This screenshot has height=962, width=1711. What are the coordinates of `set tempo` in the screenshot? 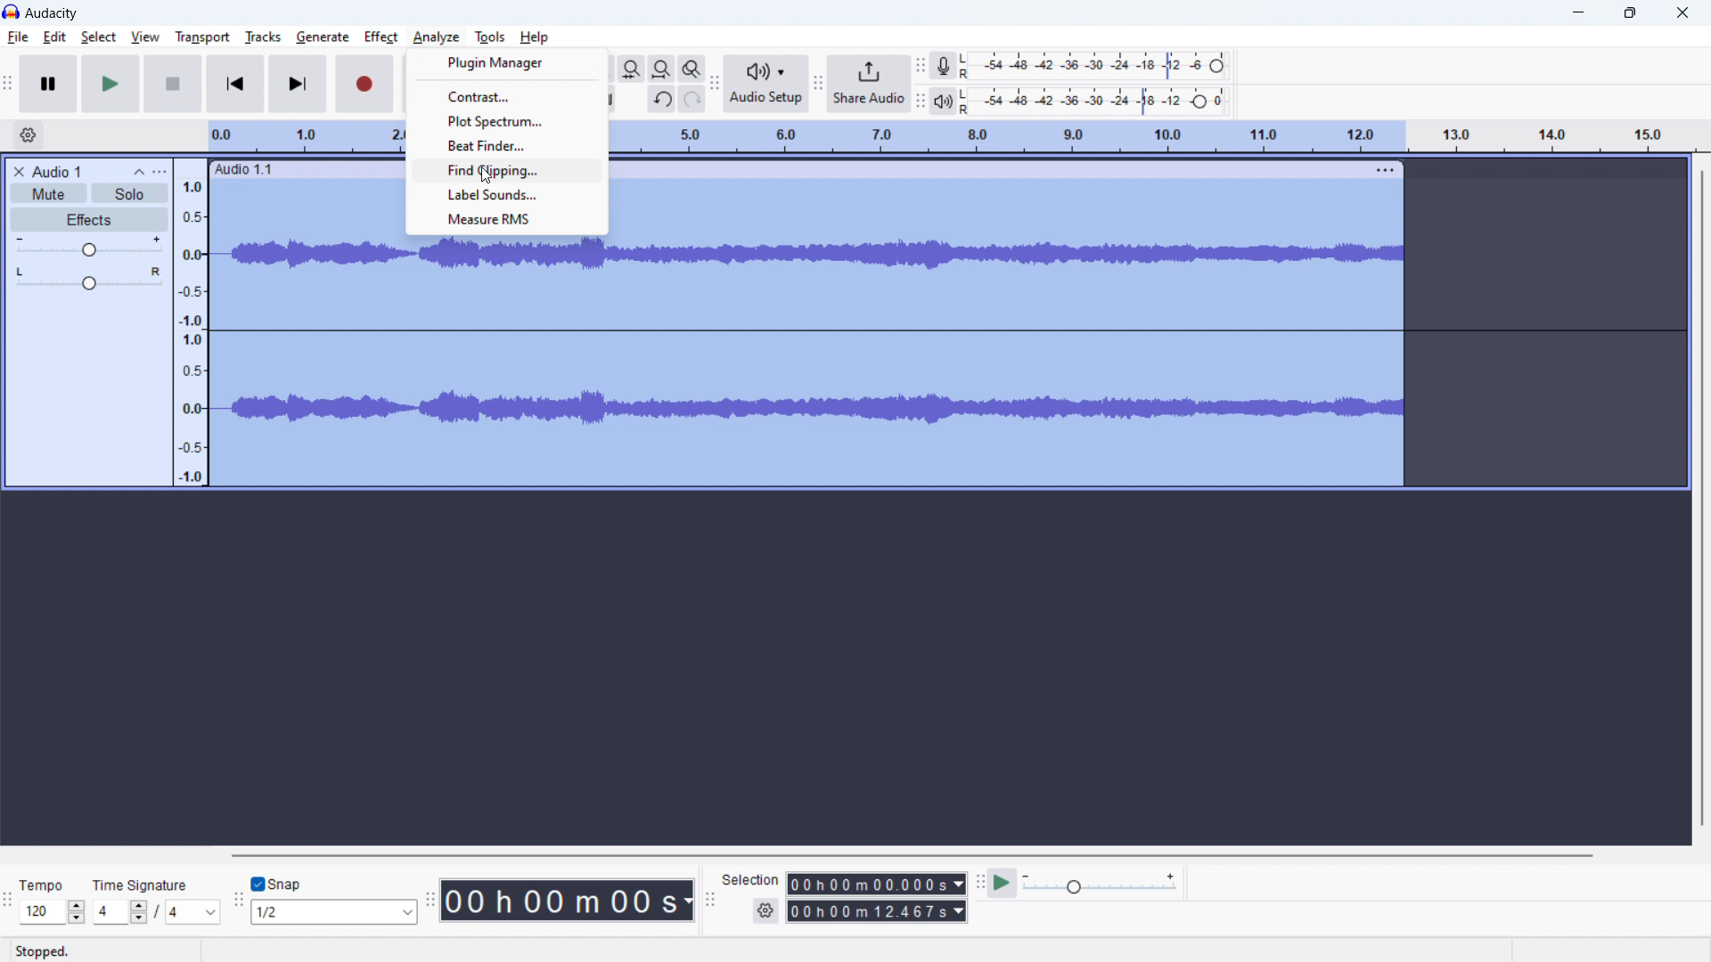 It's located at (52, 911).